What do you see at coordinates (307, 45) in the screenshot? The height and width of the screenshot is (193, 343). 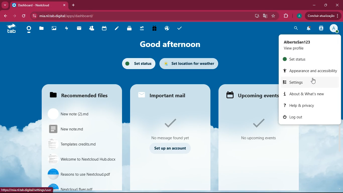 I see `profile` at bounding box center [307, 45].